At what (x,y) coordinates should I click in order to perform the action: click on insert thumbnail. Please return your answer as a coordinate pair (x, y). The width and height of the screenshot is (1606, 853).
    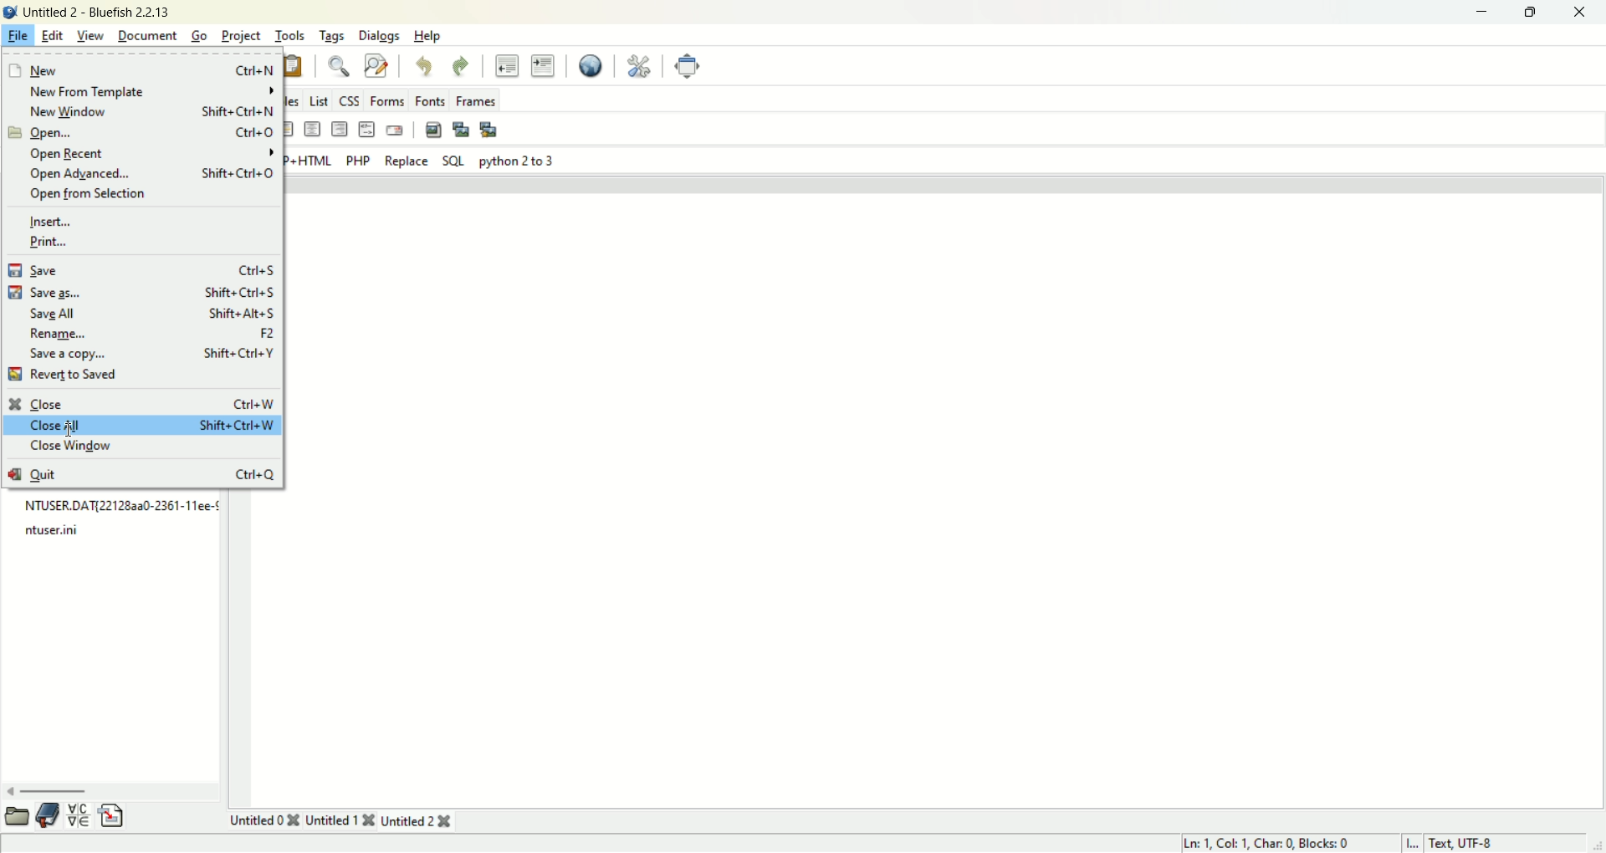
    Looking at the image, I should click on (458, 129).